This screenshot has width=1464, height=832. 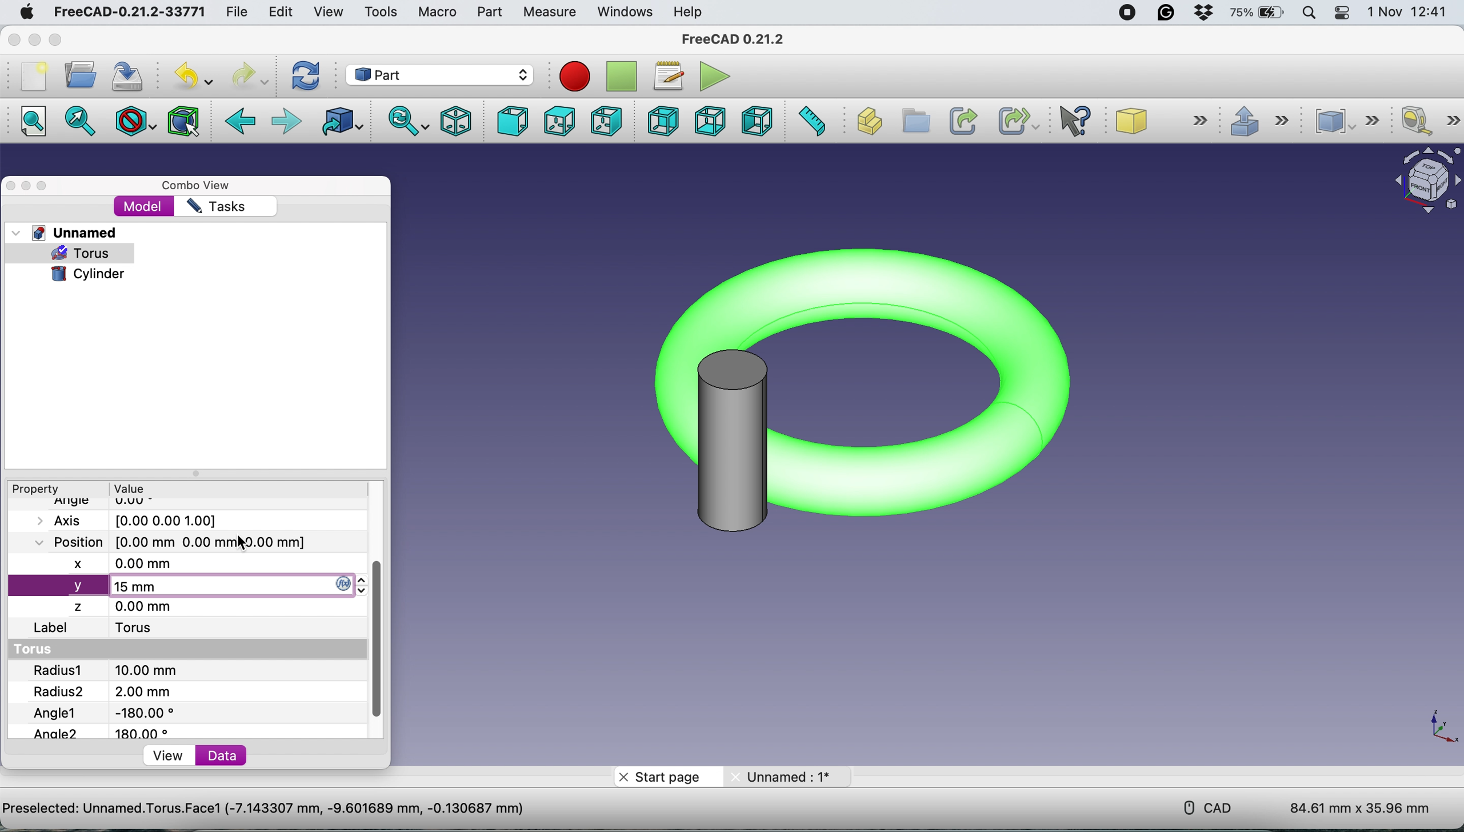 I want to click on view, so click(x=328, y=12).